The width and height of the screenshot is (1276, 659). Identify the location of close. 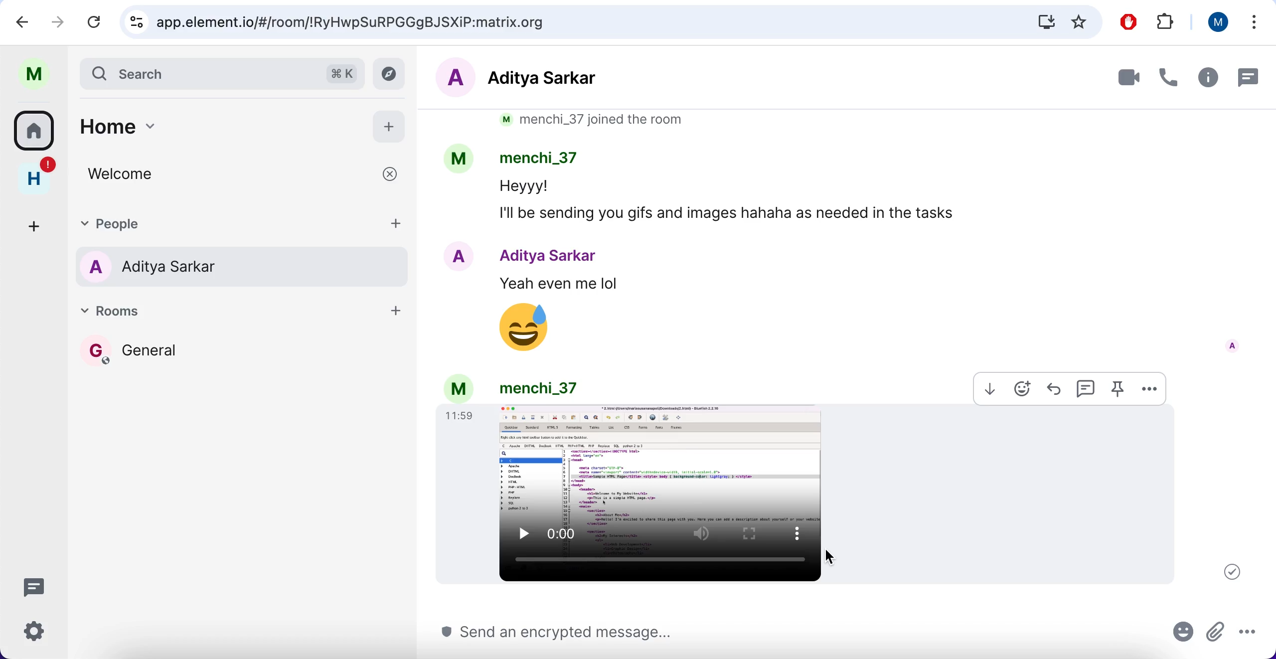
(391, 173).